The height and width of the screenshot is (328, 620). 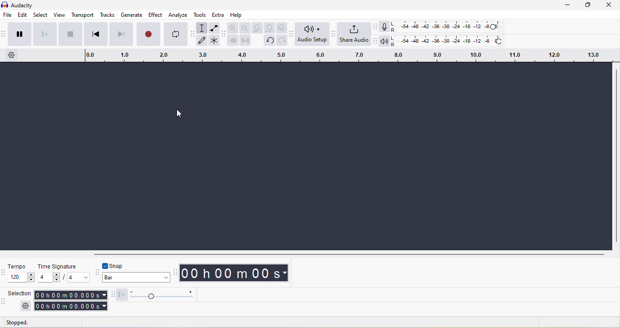 What do you see at coordinates (4, 300) in the screenshot?
I see `audacity selection toolbar` at bounding box center [4, 300].